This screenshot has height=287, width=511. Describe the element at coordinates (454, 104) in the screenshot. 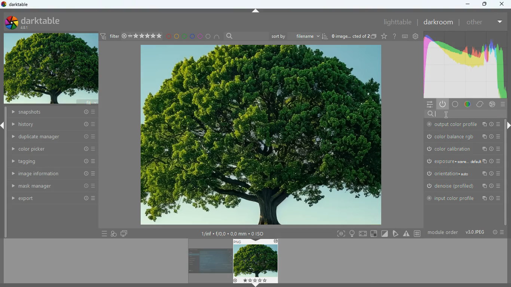

I see `base` at that location.